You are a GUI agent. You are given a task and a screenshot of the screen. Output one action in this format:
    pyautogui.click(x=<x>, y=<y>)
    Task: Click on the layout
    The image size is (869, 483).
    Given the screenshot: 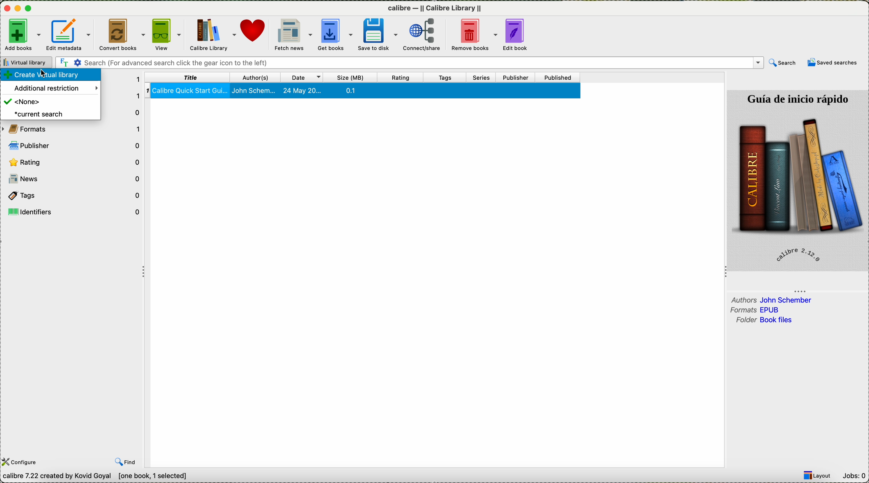 What is the action you would take?
    pyautogui.click(x=819, y=476)
    